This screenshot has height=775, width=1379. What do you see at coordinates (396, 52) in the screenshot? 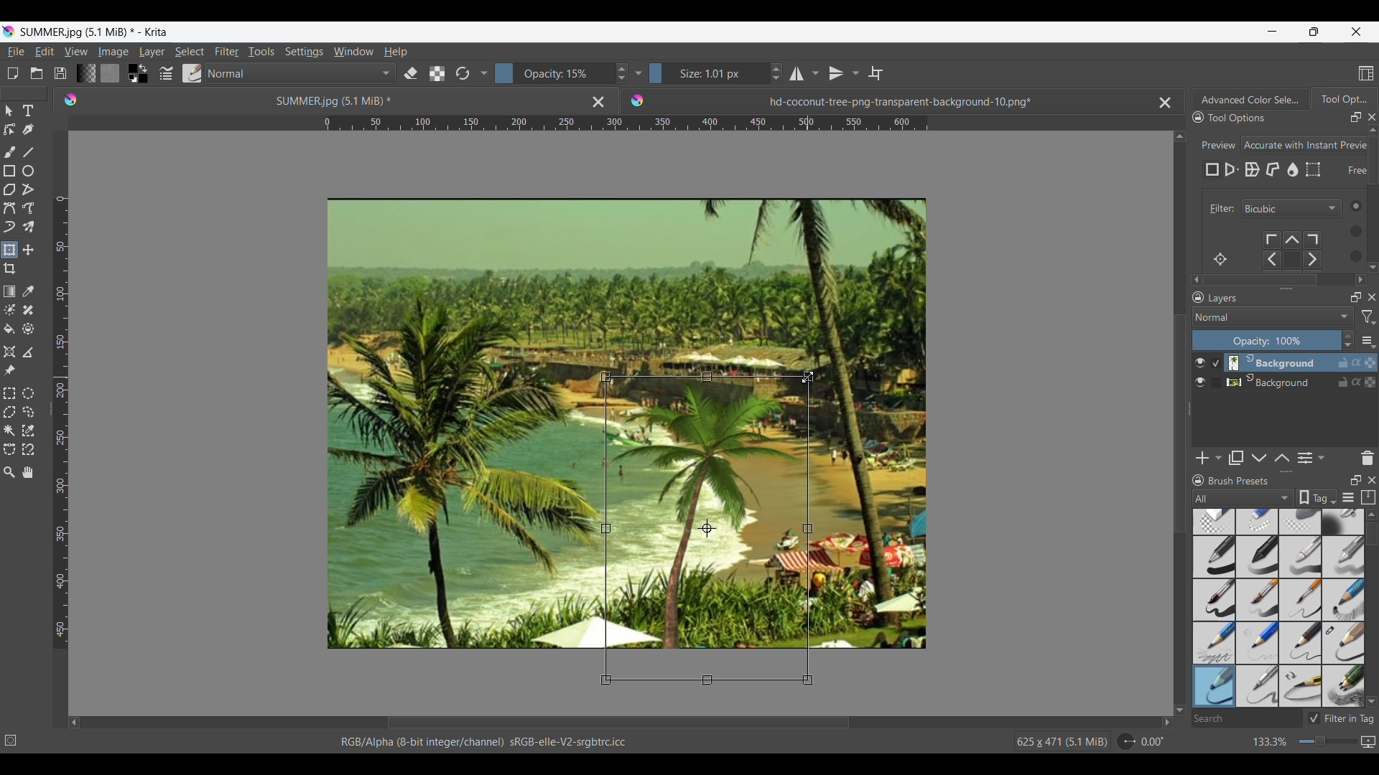
I see `Help` at bounding box center [396, 52].